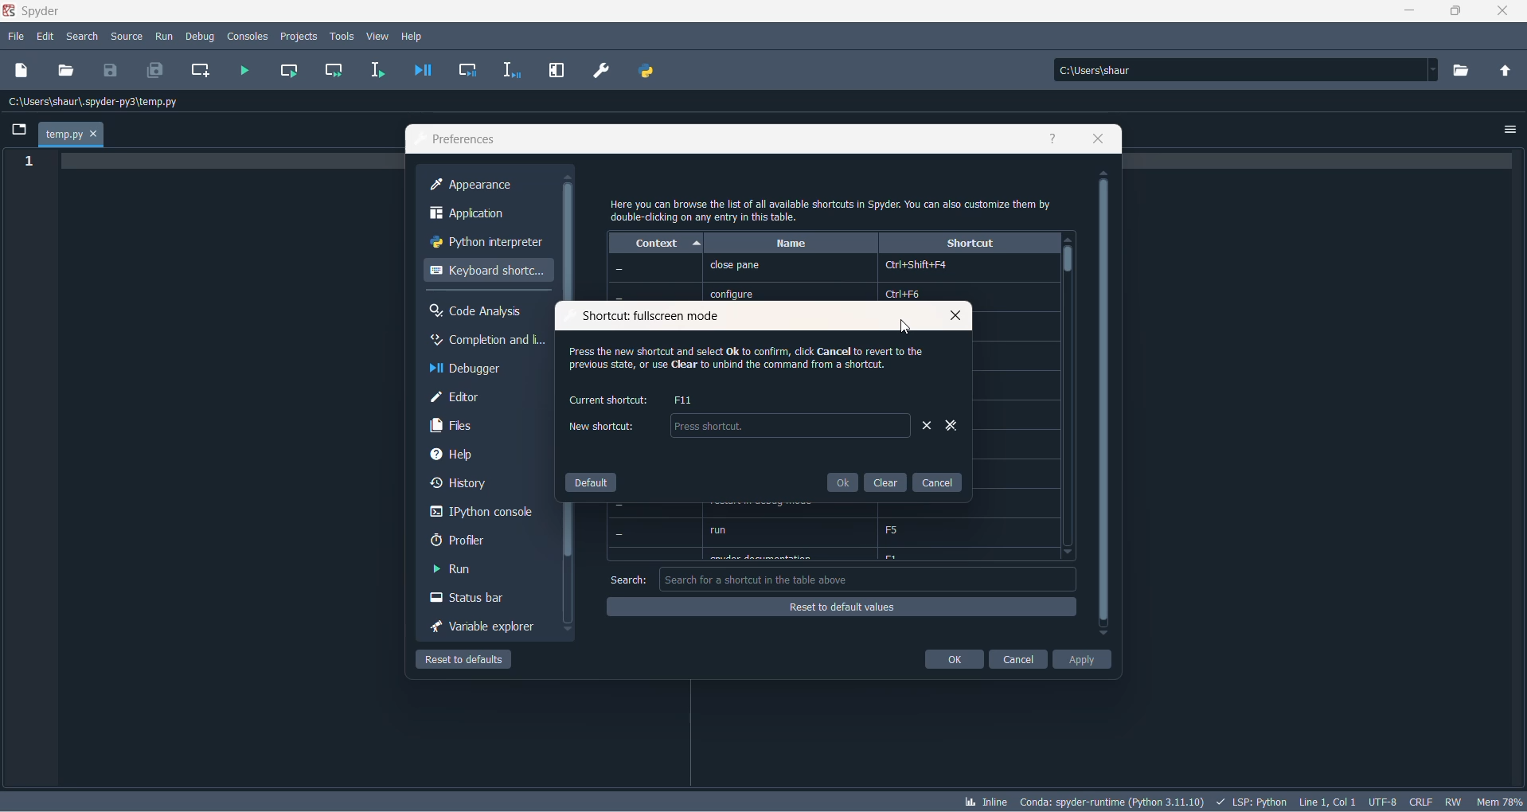 The width and height of the screenshot is (1527, 812). I want to click on reset to default values, so click(842, 609).